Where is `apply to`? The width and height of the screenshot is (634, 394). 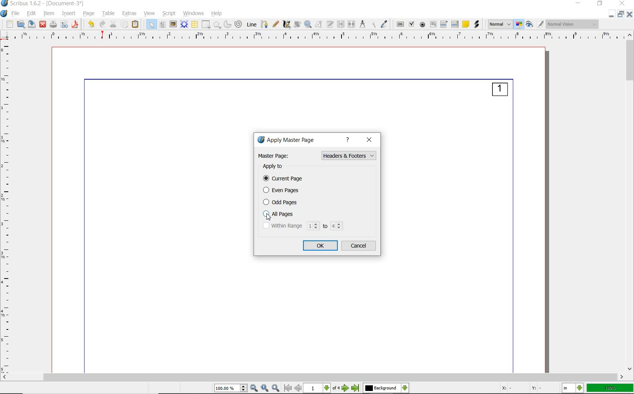 apply to is located at coordinates (274, 166).